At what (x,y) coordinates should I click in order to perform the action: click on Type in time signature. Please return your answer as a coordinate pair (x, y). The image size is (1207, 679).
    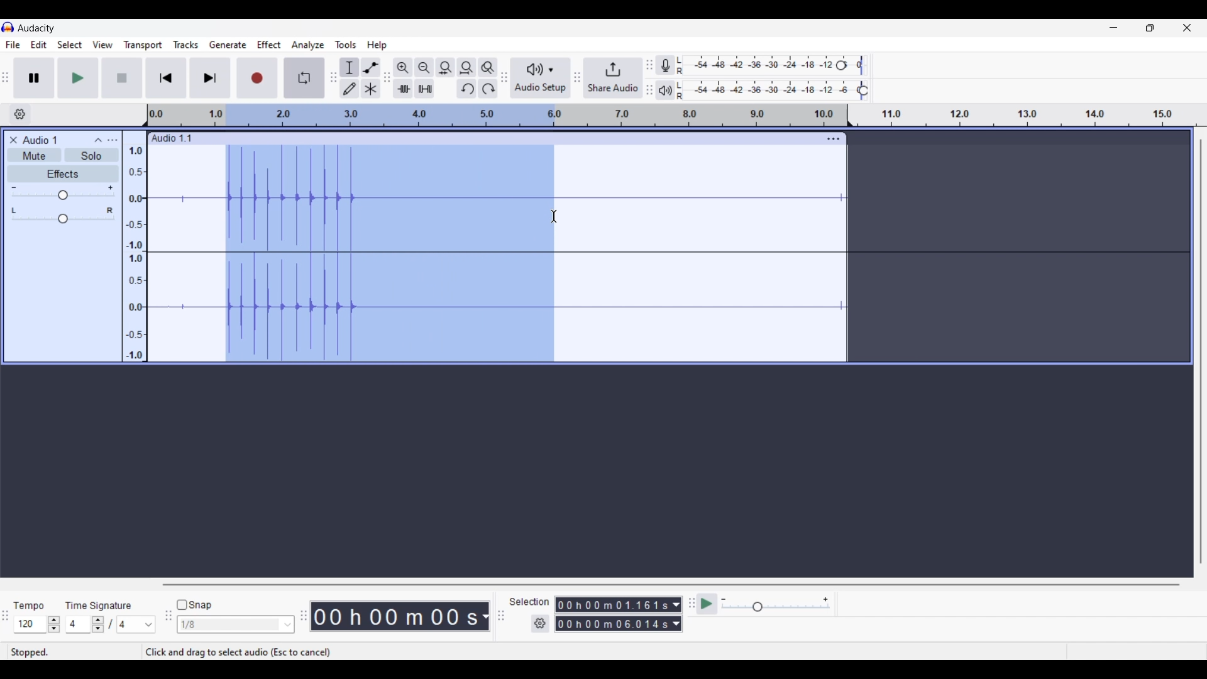
    Looking at the image, I should click on (78, 624).